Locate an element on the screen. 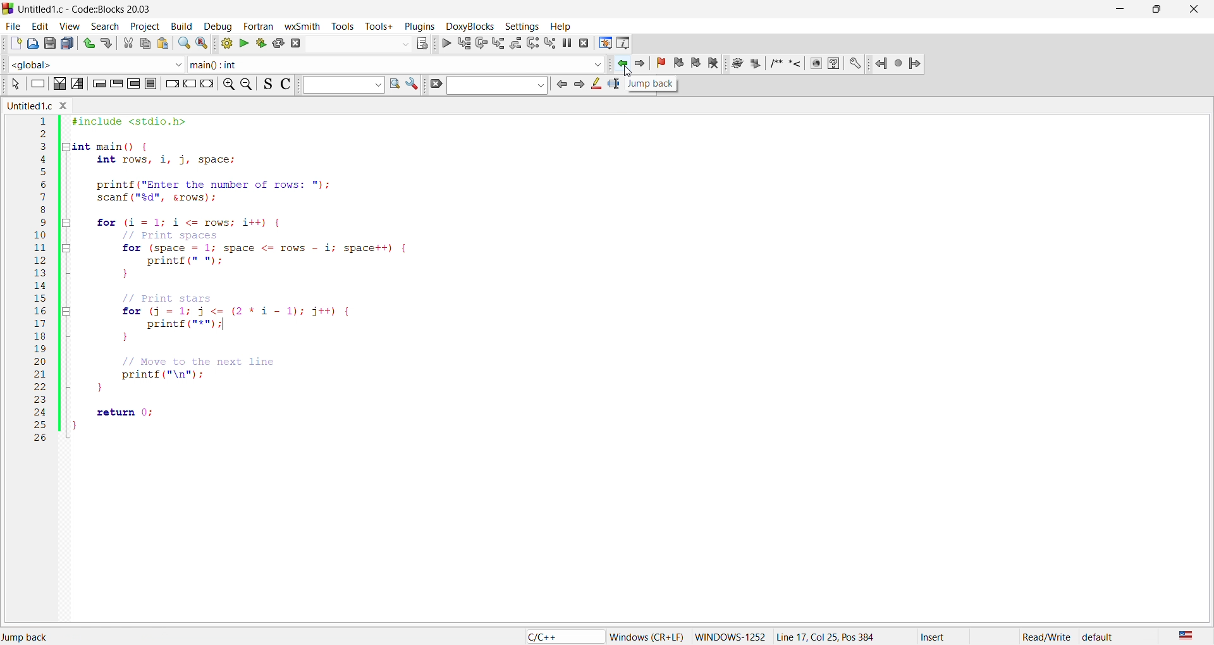 The height and width of the screenshot is (645, 1214). icon is located at coordinates (133, 85).